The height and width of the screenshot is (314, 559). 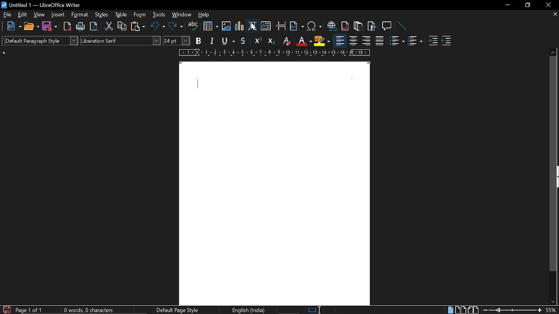 What do you see at coordinates (332, 25) in the screenshot?
I see `insert hyperlink` at bounding box center [332, 25].